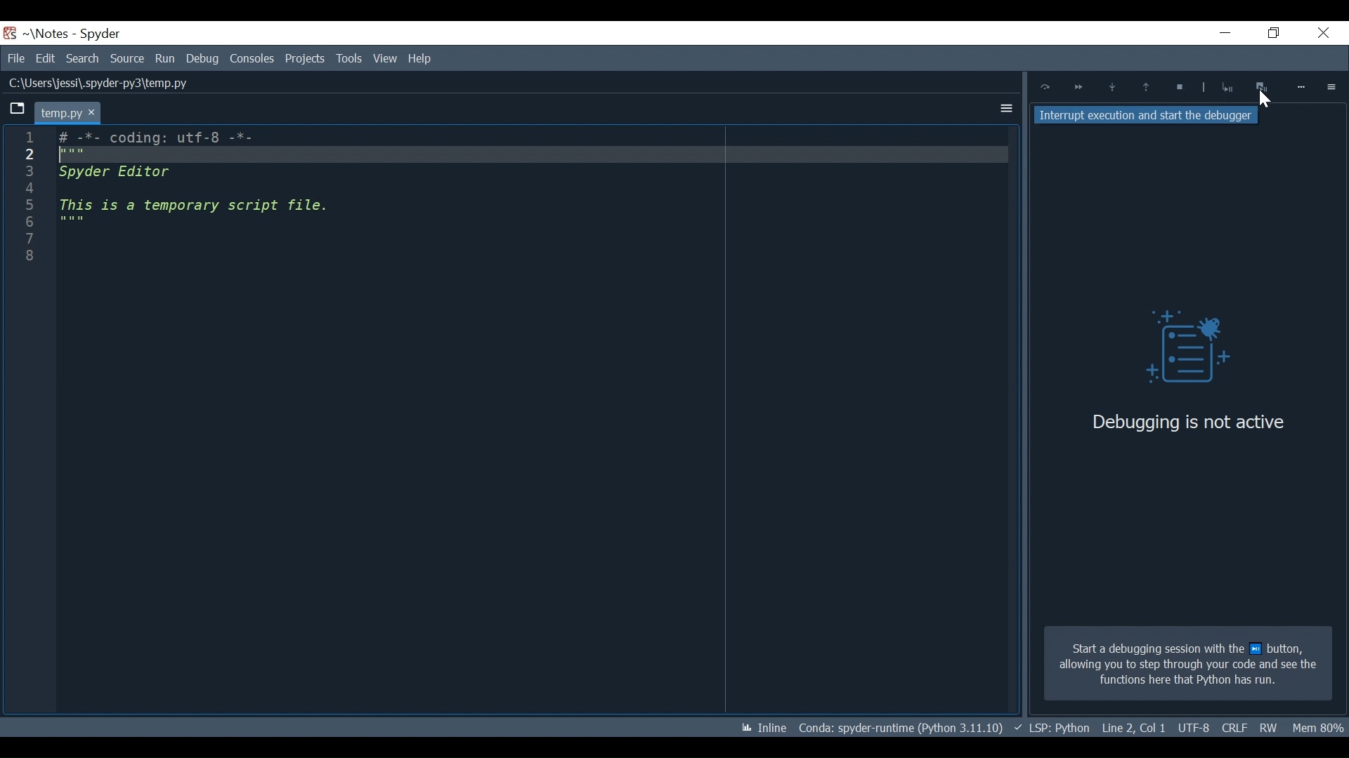 Image resolution: width=1349 pixels, height=758 pixels. What do you see at coordinates (15, 58) in the screenshot?
I see `File` at bounding box center [15, 58].